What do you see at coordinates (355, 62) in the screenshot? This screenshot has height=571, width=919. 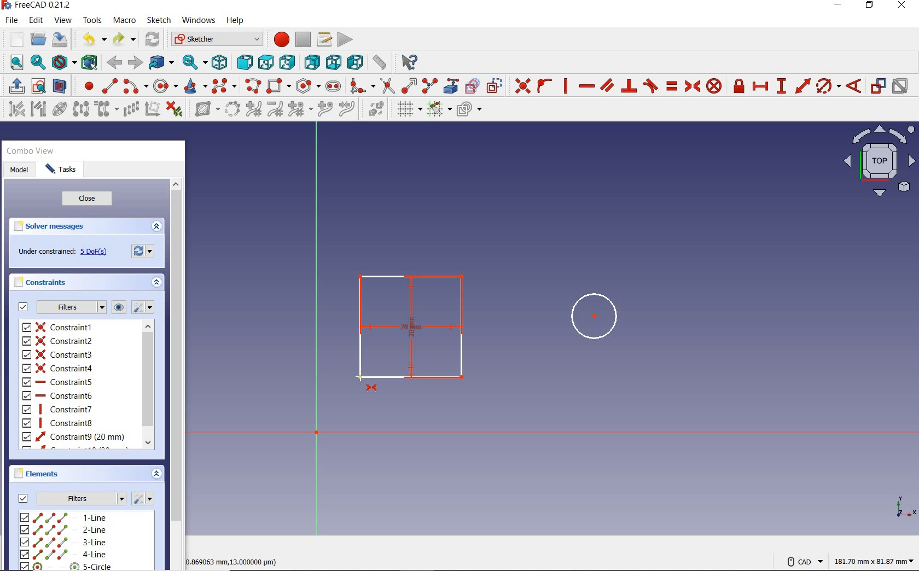 I see `left` at bounding box center [355, 62].